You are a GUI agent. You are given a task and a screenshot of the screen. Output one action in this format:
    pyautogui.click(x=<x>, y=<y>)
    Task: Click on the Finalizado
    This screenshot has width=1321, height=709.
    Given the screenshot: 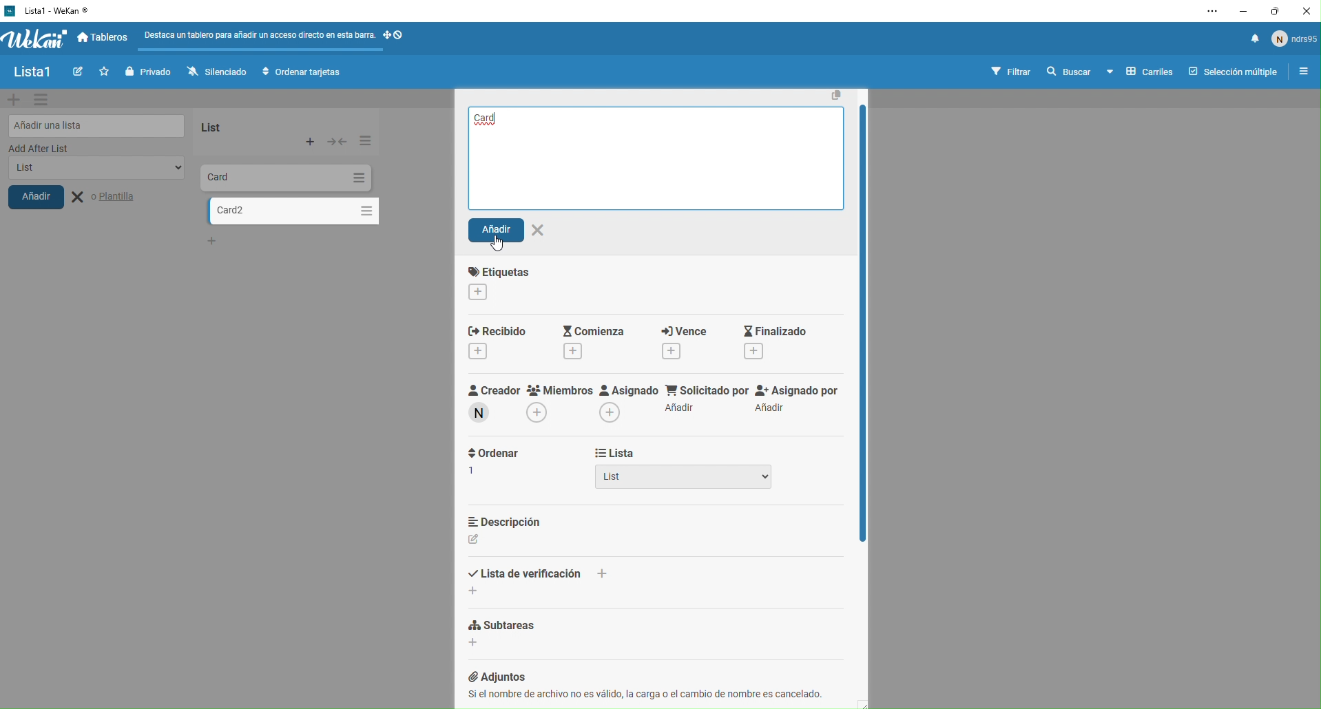 What is the action you would take?
    pyautogui.click(x=788, y=340)
    